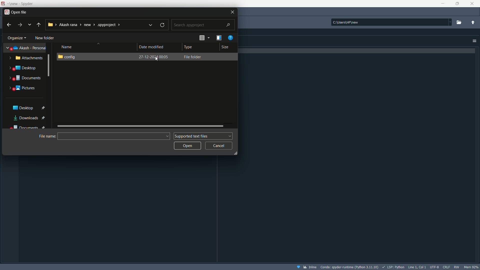 The image size is (480, 270). I want to click on current directory, so click(95, 24).